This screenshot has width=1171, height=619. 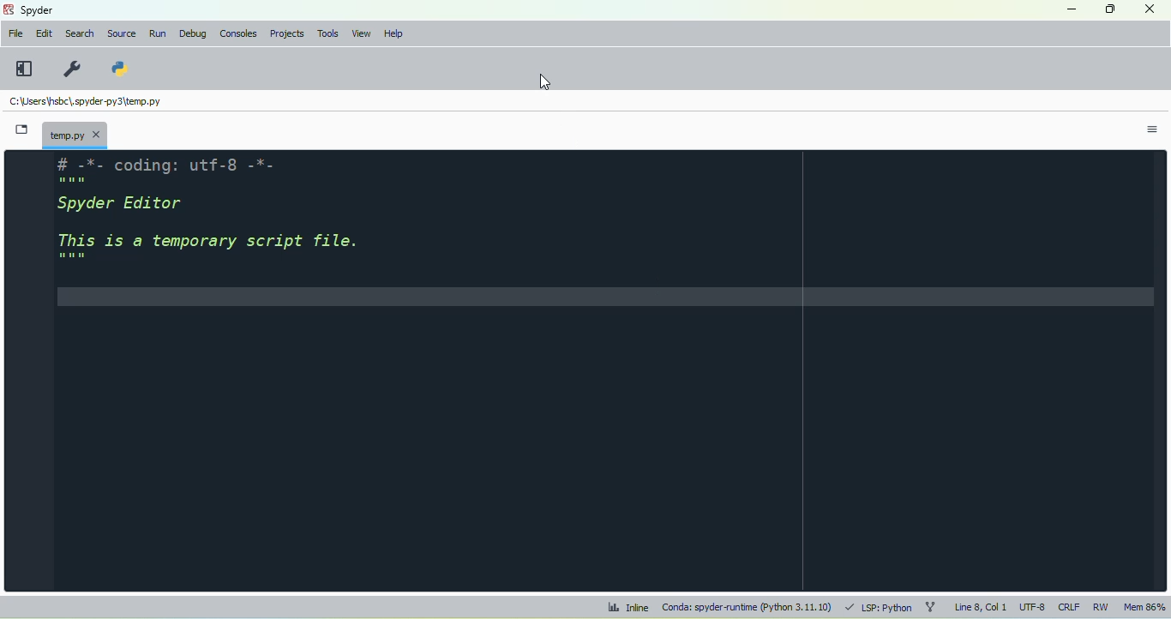 I want to click on UTF-8, so click(x=1033, y=606).